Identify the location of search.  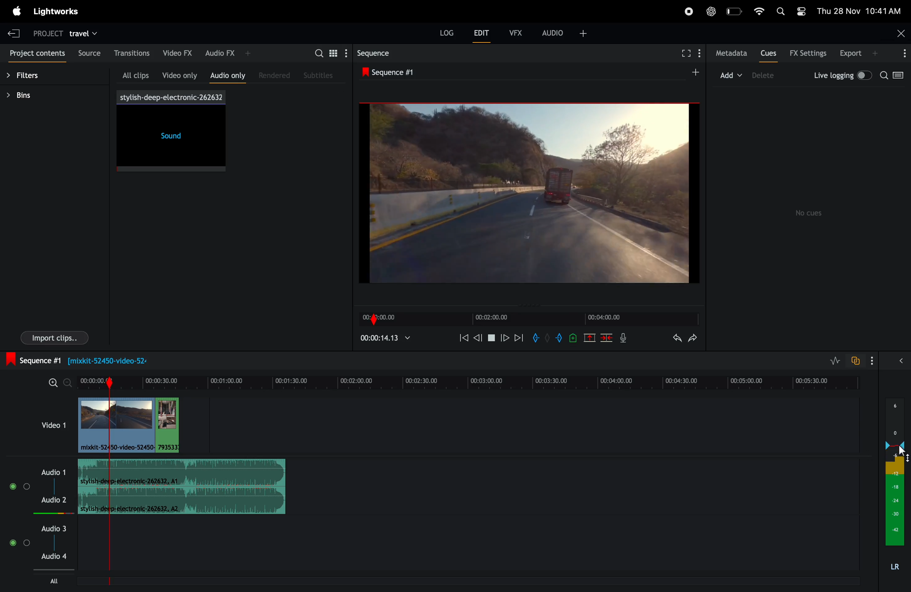
(883, 75).